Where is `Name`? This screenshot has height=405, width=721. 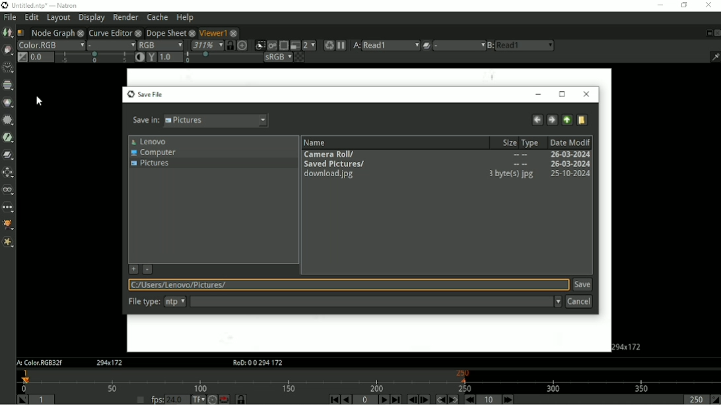
Name is located at coordinates (315, 142).